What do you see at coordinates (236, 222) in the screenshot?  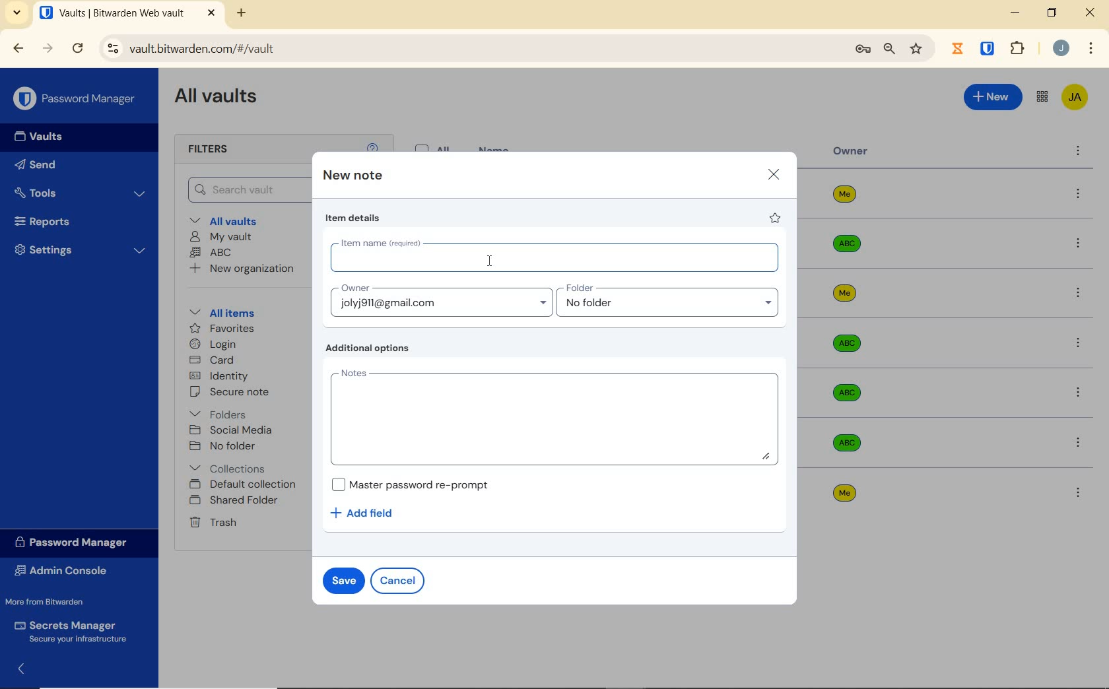 I see `All vaults` at bounding box center [236, 222].